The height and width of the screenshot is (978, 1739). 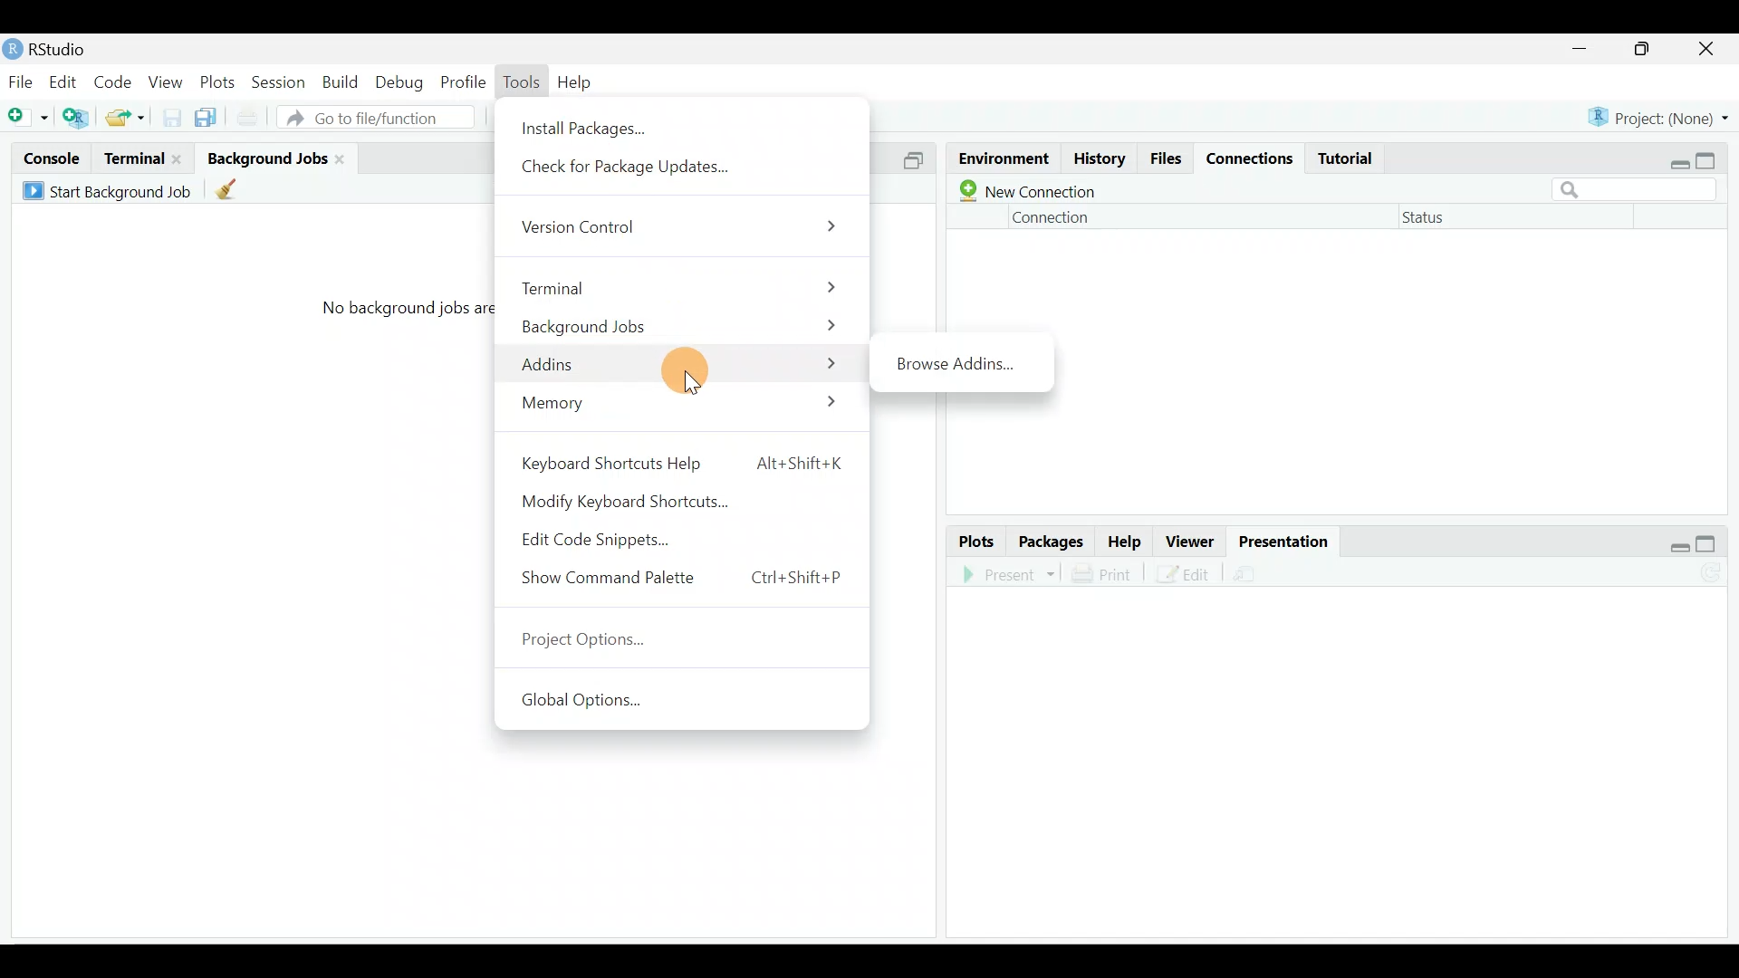 I want to click on Connection, so click(x=1049, y=217).